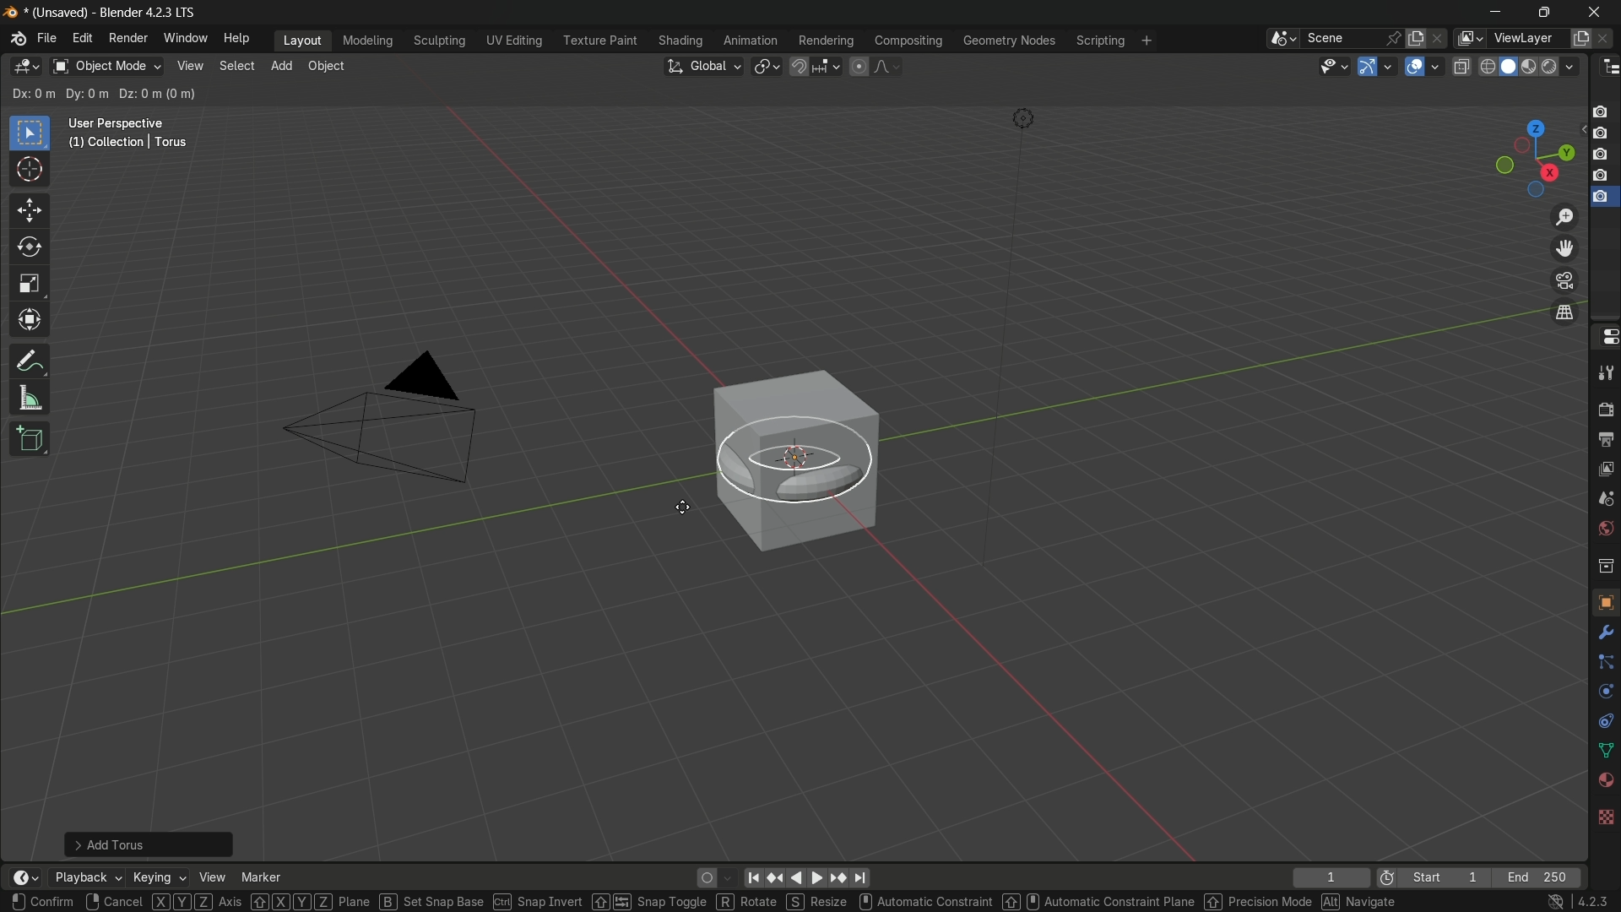 The height and width of the screenshot is (912, 1621). Describe the element at coordinates (908, 41) in the screenshot. I see `compositing` at that location.